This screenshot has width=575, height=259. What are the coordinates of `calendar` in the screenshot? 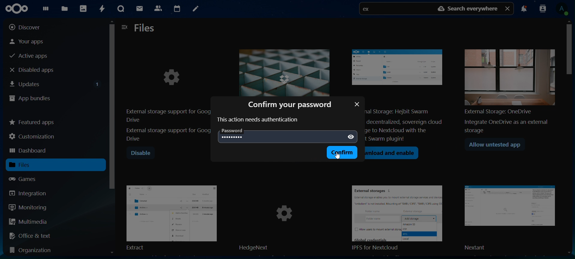 It's located at (177, 8).